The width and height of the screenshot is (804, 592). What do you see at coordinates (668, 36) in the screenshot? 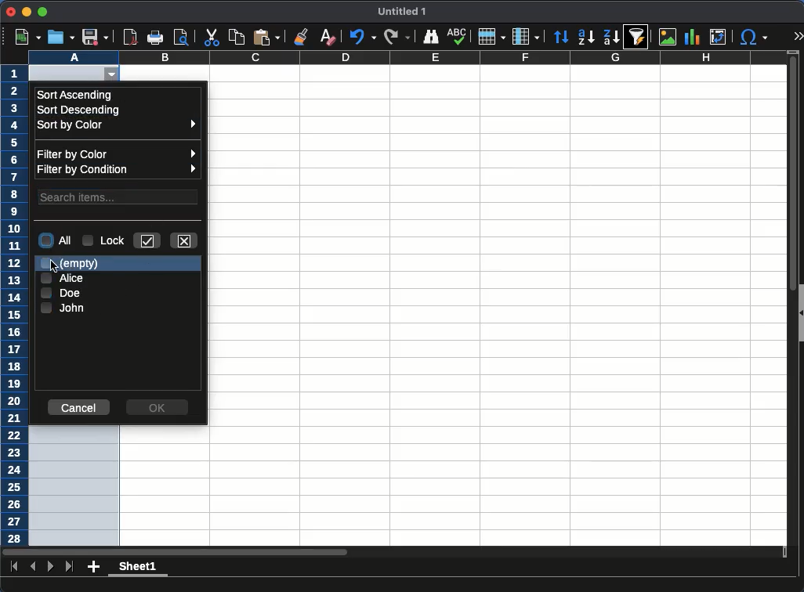
I see `image` at bounding box center [668, 36].